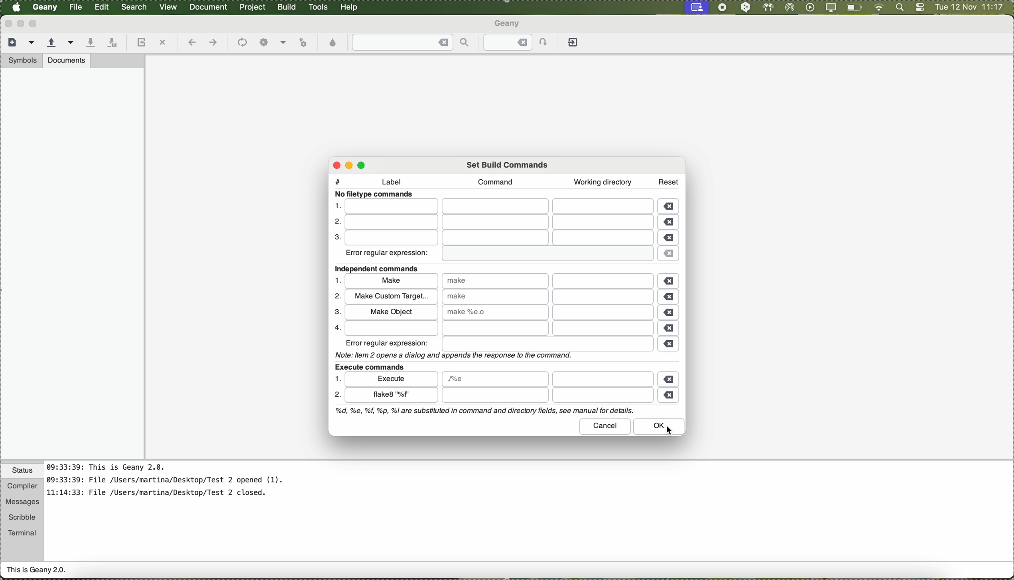 This screenshot has height=580, width=1014. Describe the element at coordinates (335, 327) in the screenshot. I see `4` at that location.